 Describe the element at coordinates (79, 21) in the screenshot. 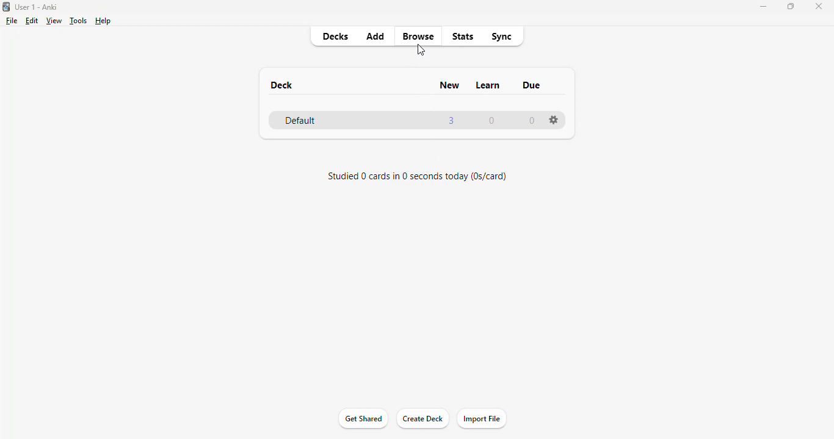

I see `tools` at that location.